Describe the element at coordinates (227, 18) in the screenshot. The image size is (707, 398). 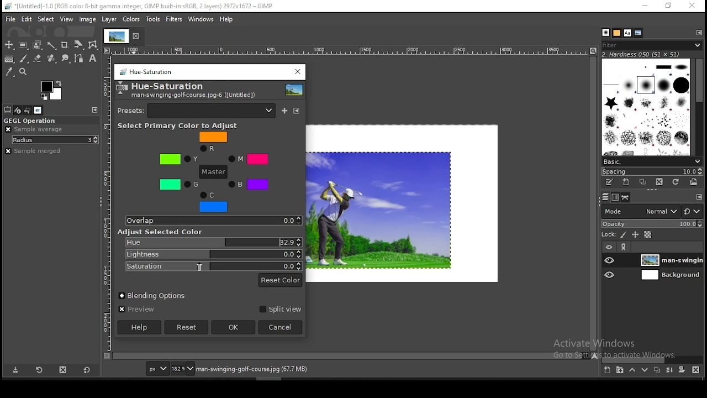
I see `help` at that location.